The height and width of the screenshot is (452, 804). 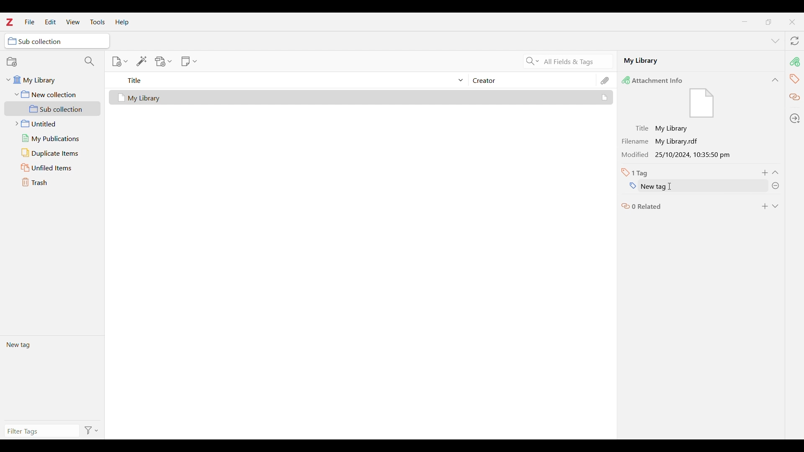 I want to click on Type in name of new tag, so click(x=690, y=186).